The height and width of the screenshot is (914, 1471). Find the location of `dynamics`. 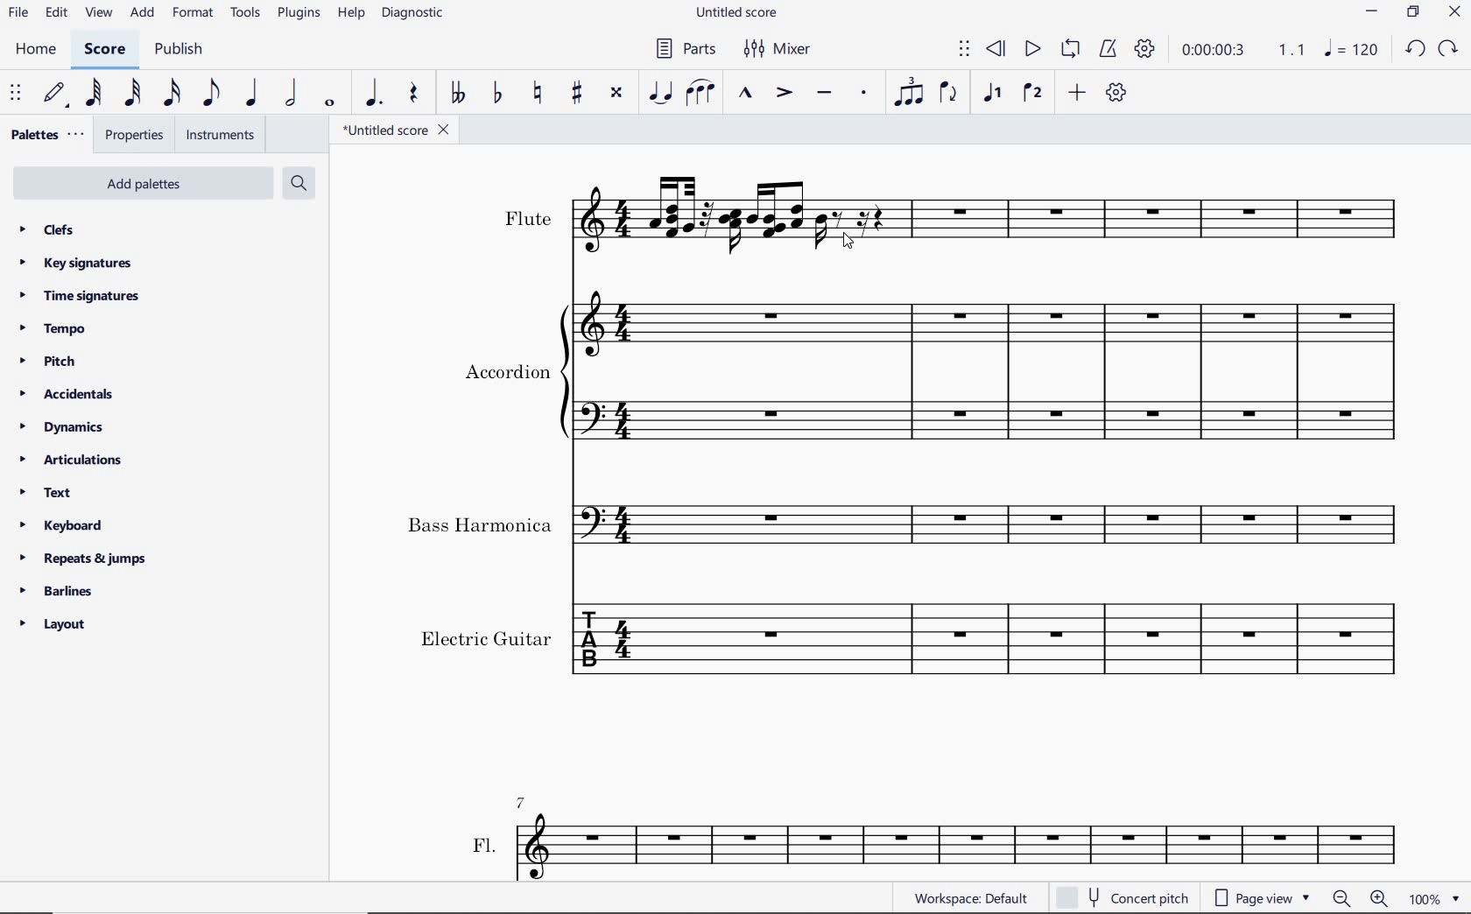

dynamics is located at coordinates (61, 427).